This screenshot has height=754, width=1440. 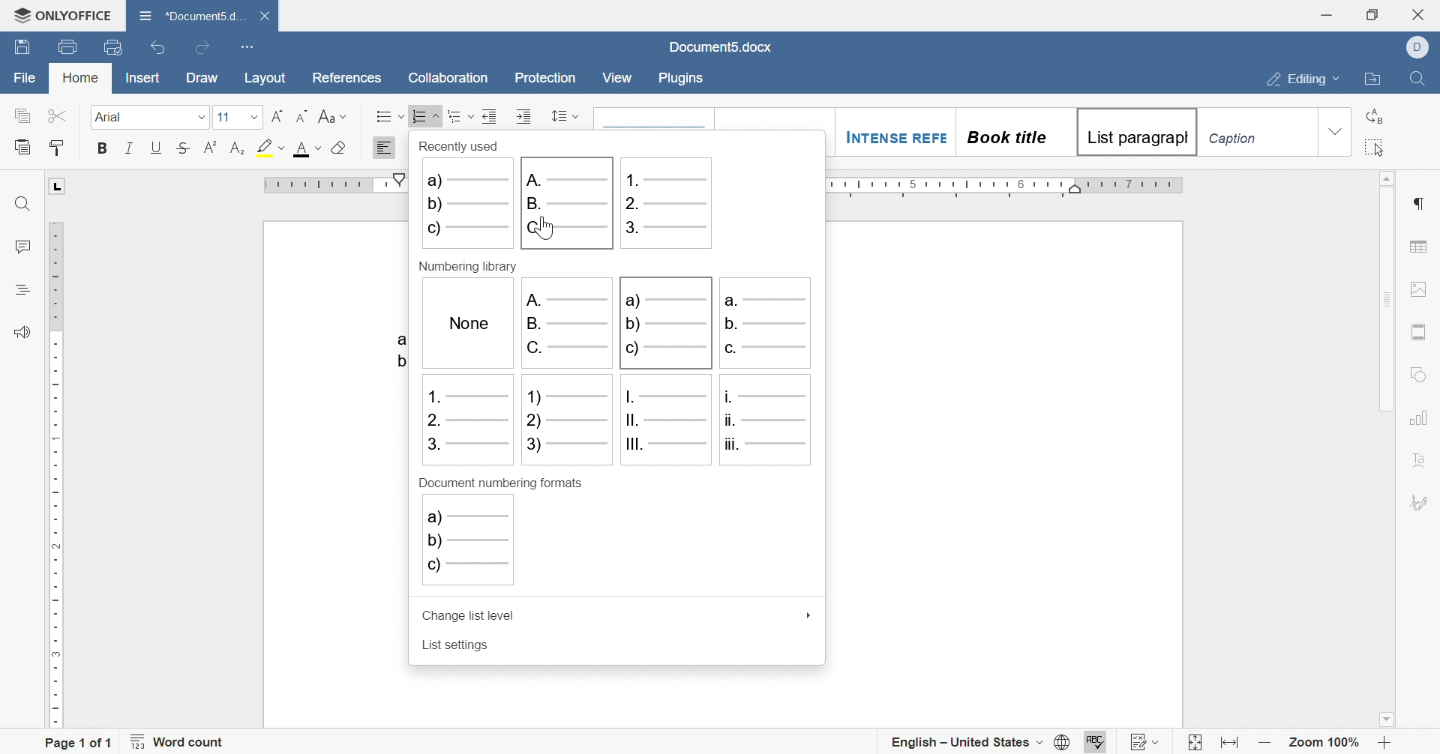 What do you see at coordinates (1420, 289) in the screenshot?
I see `image settings` at bounding box center [1420, 289].